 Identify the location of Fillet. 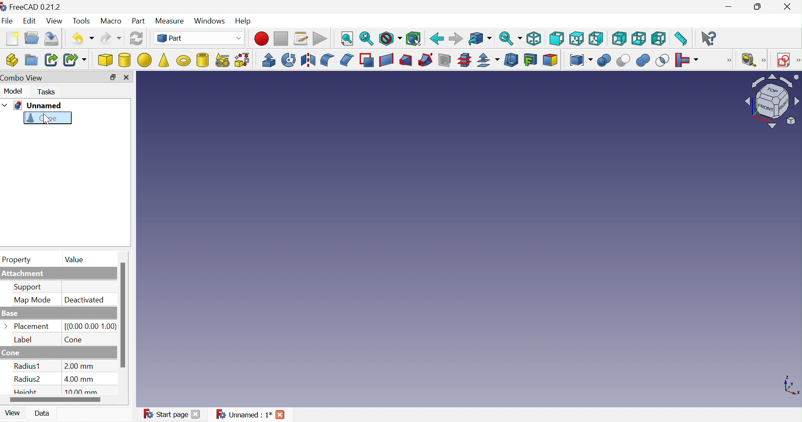
(327, 60).